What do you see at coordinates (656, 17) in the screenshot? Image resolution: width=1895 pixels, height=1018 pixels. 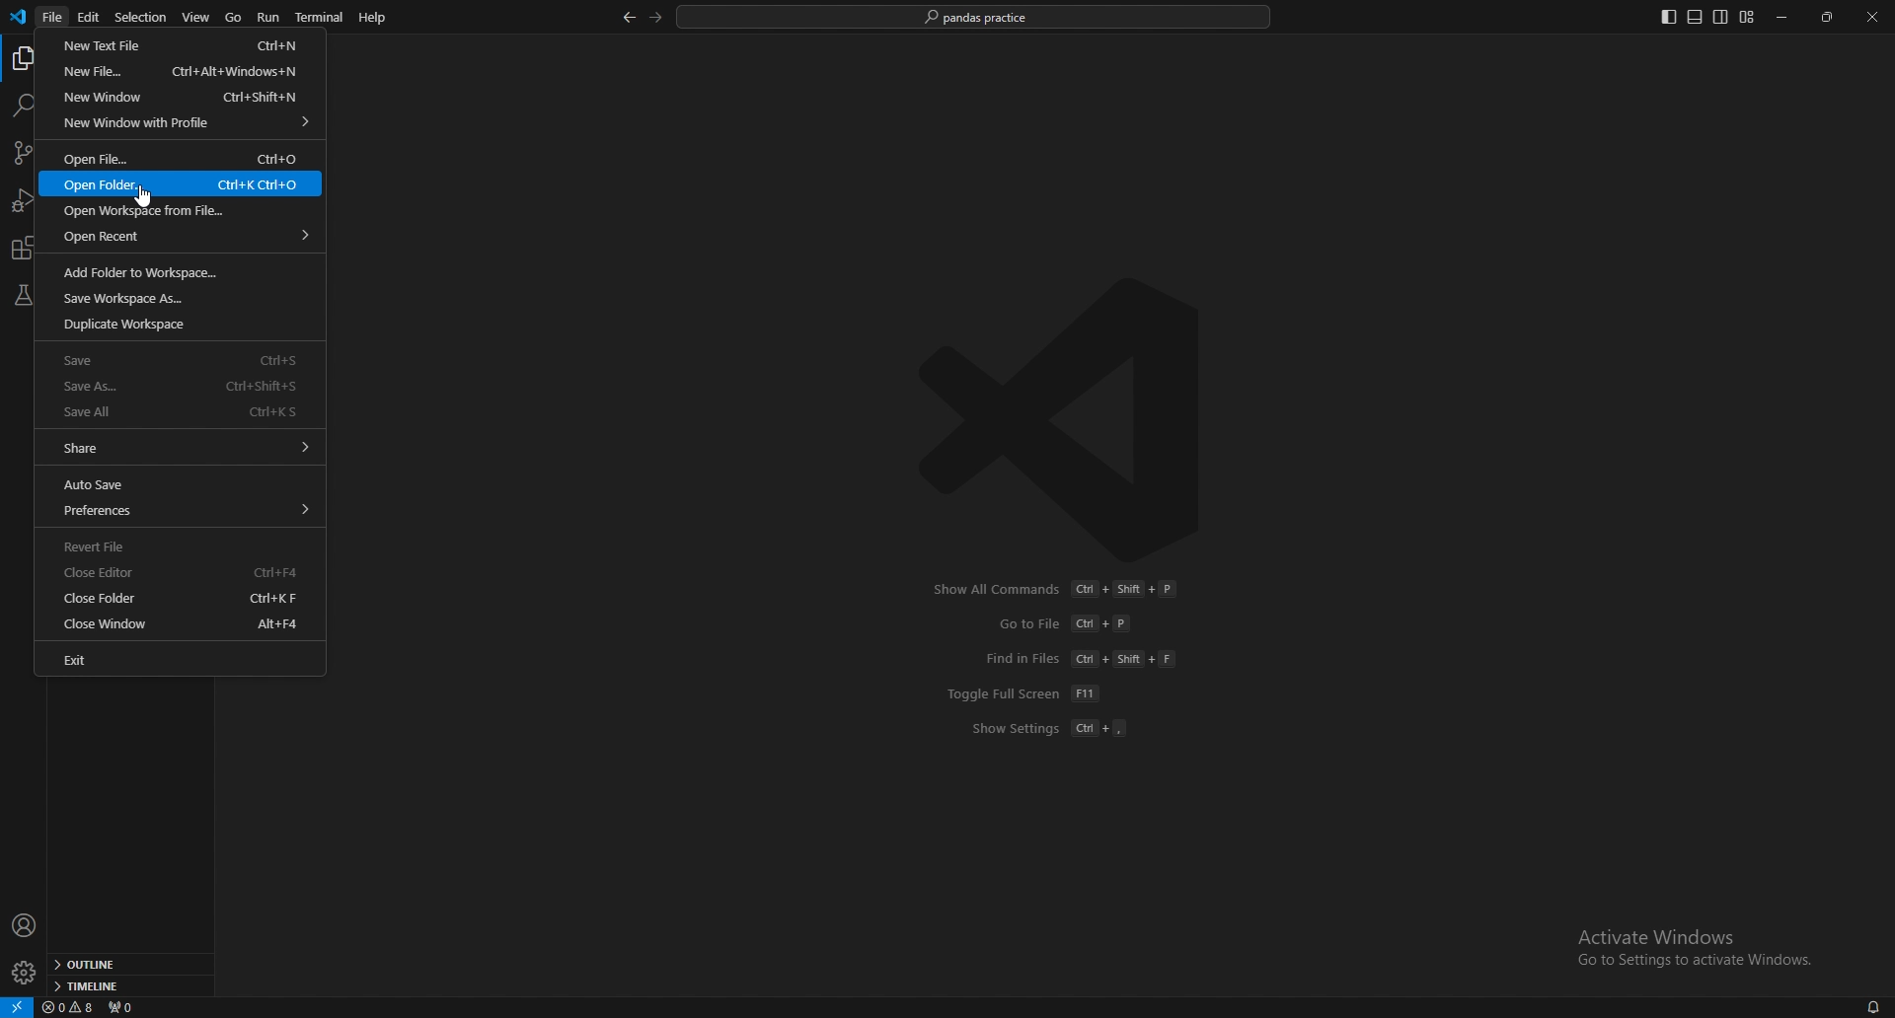 I see `forward` at bounding box center [656, 17].